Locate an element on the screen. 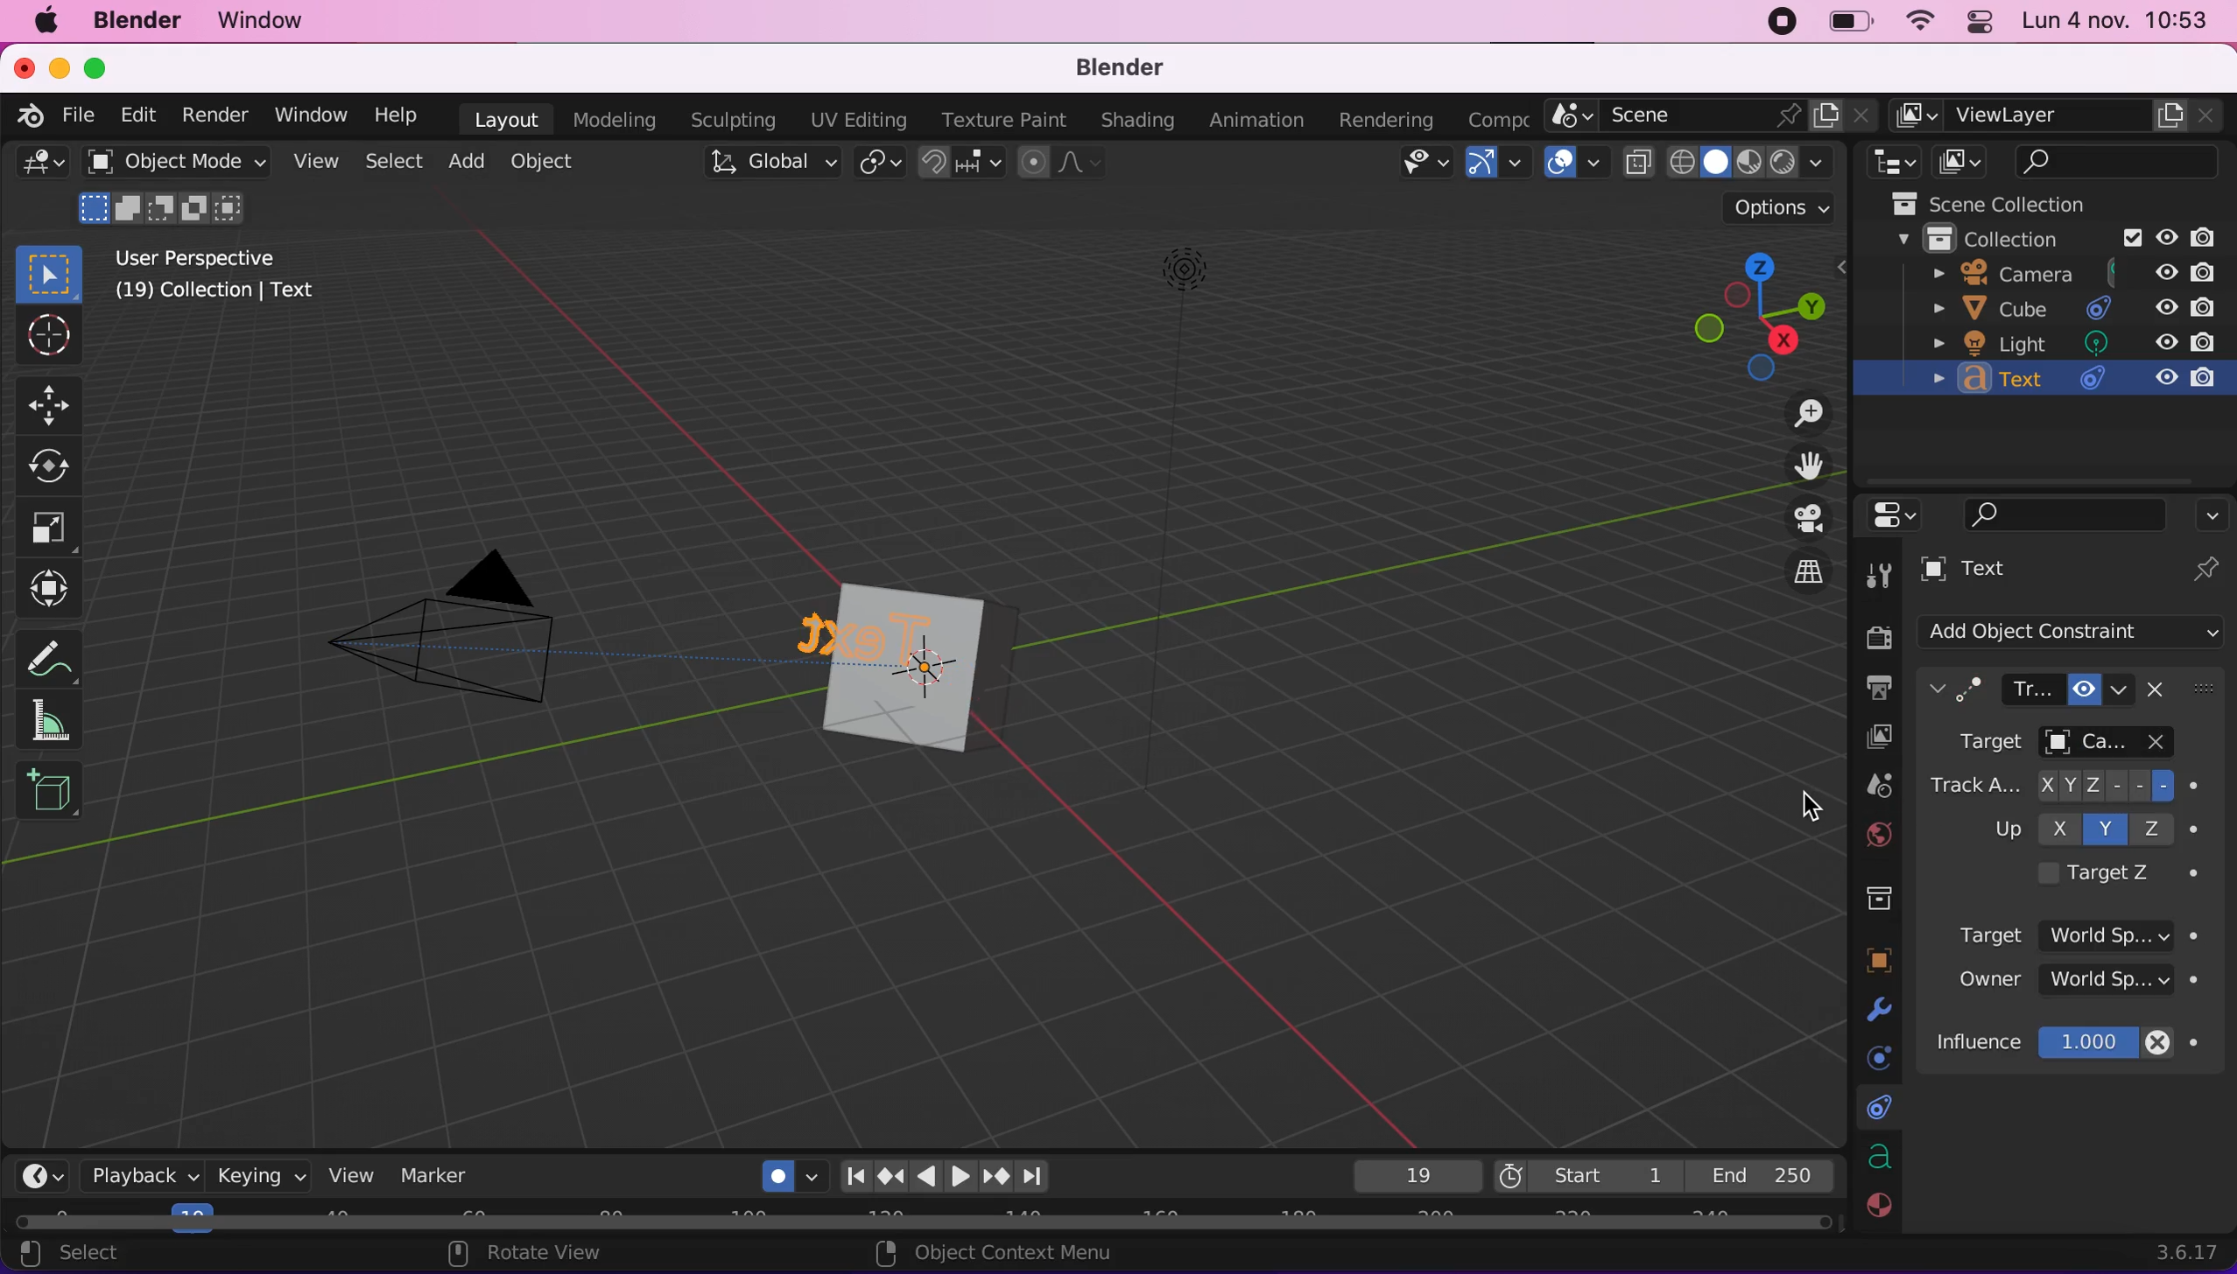 This screenshot has height=1274, width=2237. editor type is located at coordinates (1892, 163).